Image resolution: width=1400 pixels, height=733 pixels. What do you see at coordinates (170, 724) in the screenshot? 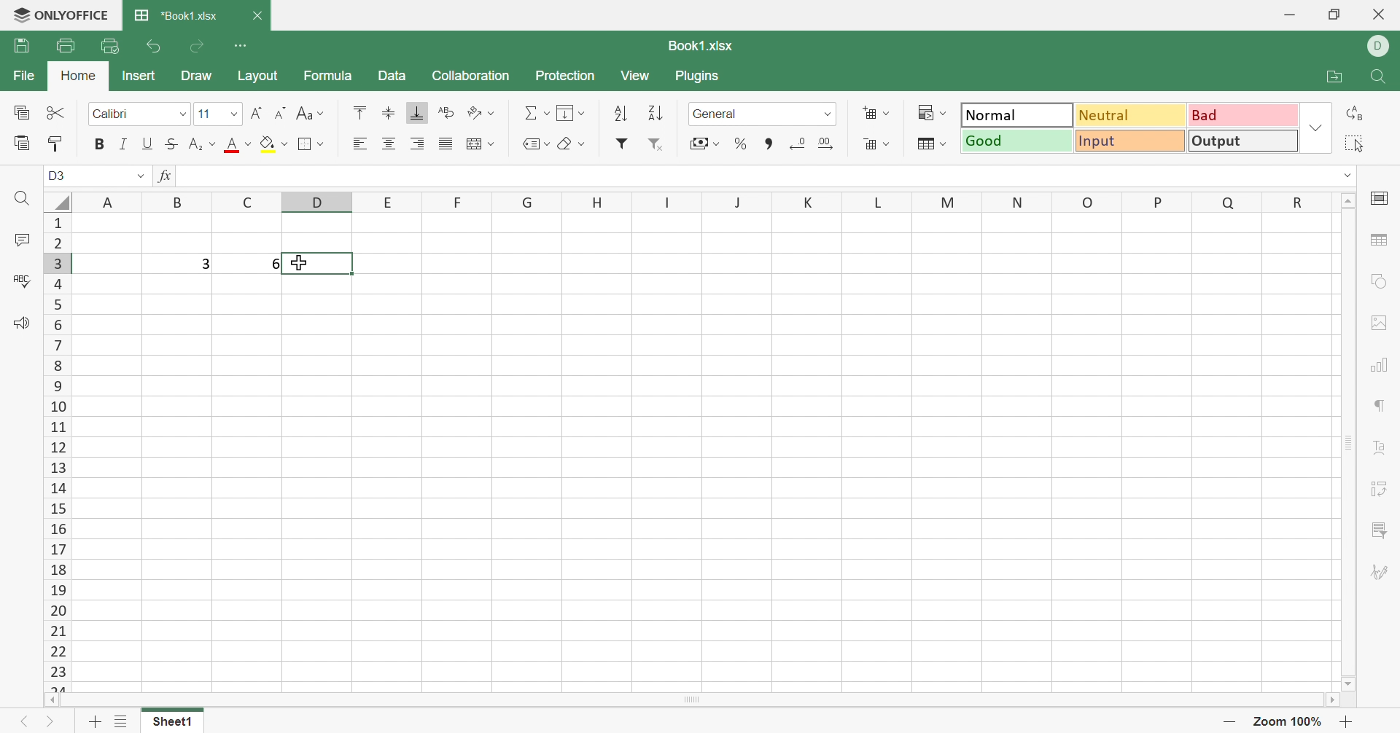
I see `Sheet1` at bounding box center [170, 724].